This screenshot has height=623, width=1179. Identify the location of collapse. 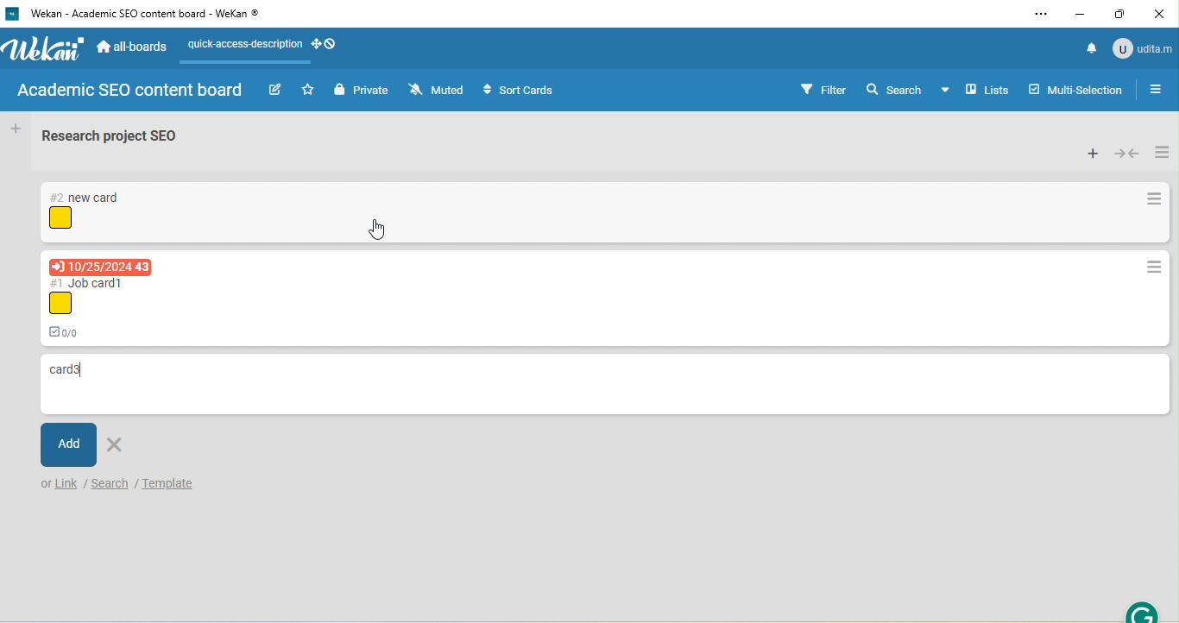
(1127, 154).